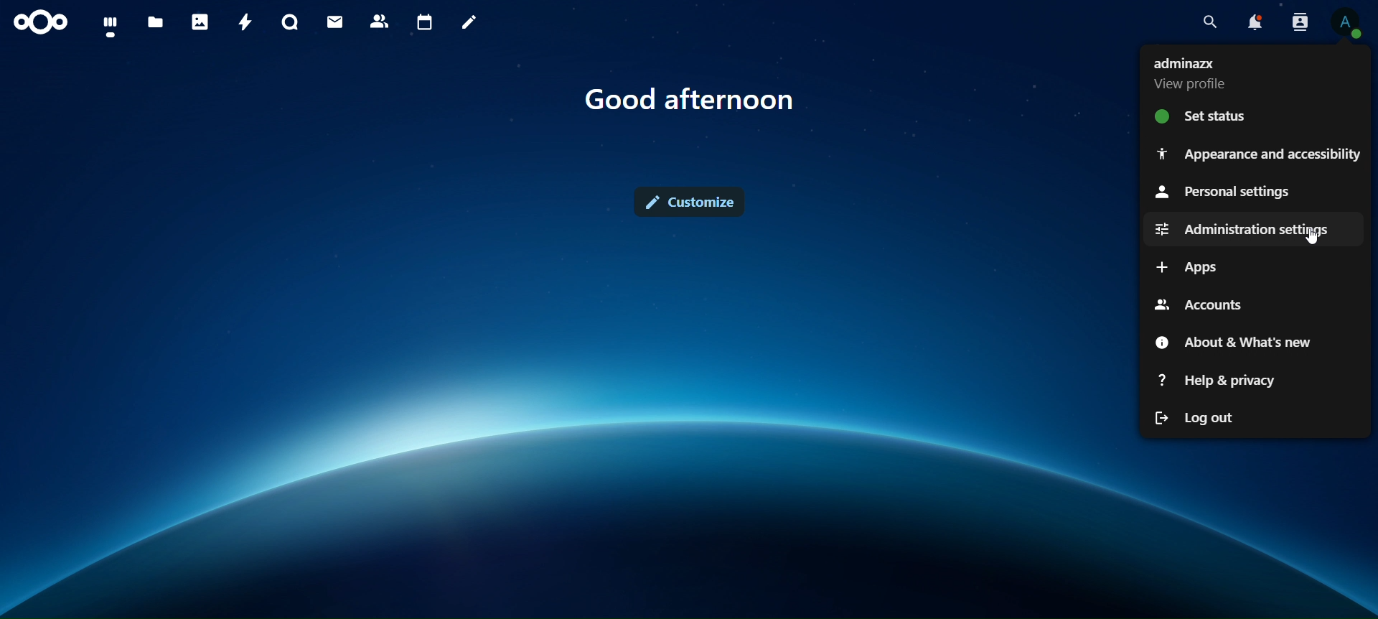 This screenshot has width=1378, height=619. I want to click on about & what's new, so click(1232, 339).